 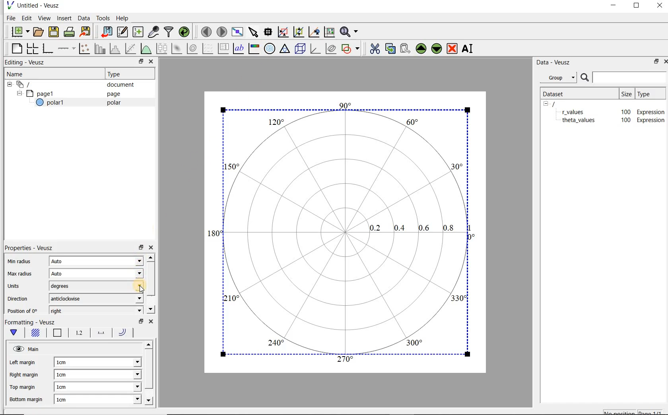 I want to click on Editing - Veusz, so click(x=27, y=63).